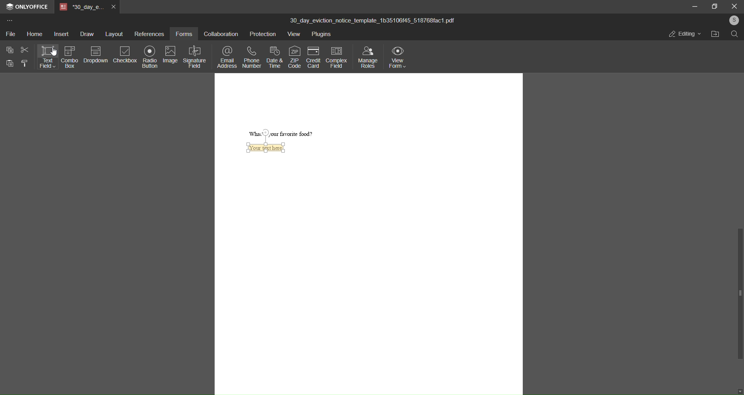 The width and height of the screenshot is (744, 395). Describe the element at coordinates (10, 34) in the screenshot. I see `file` at that location.